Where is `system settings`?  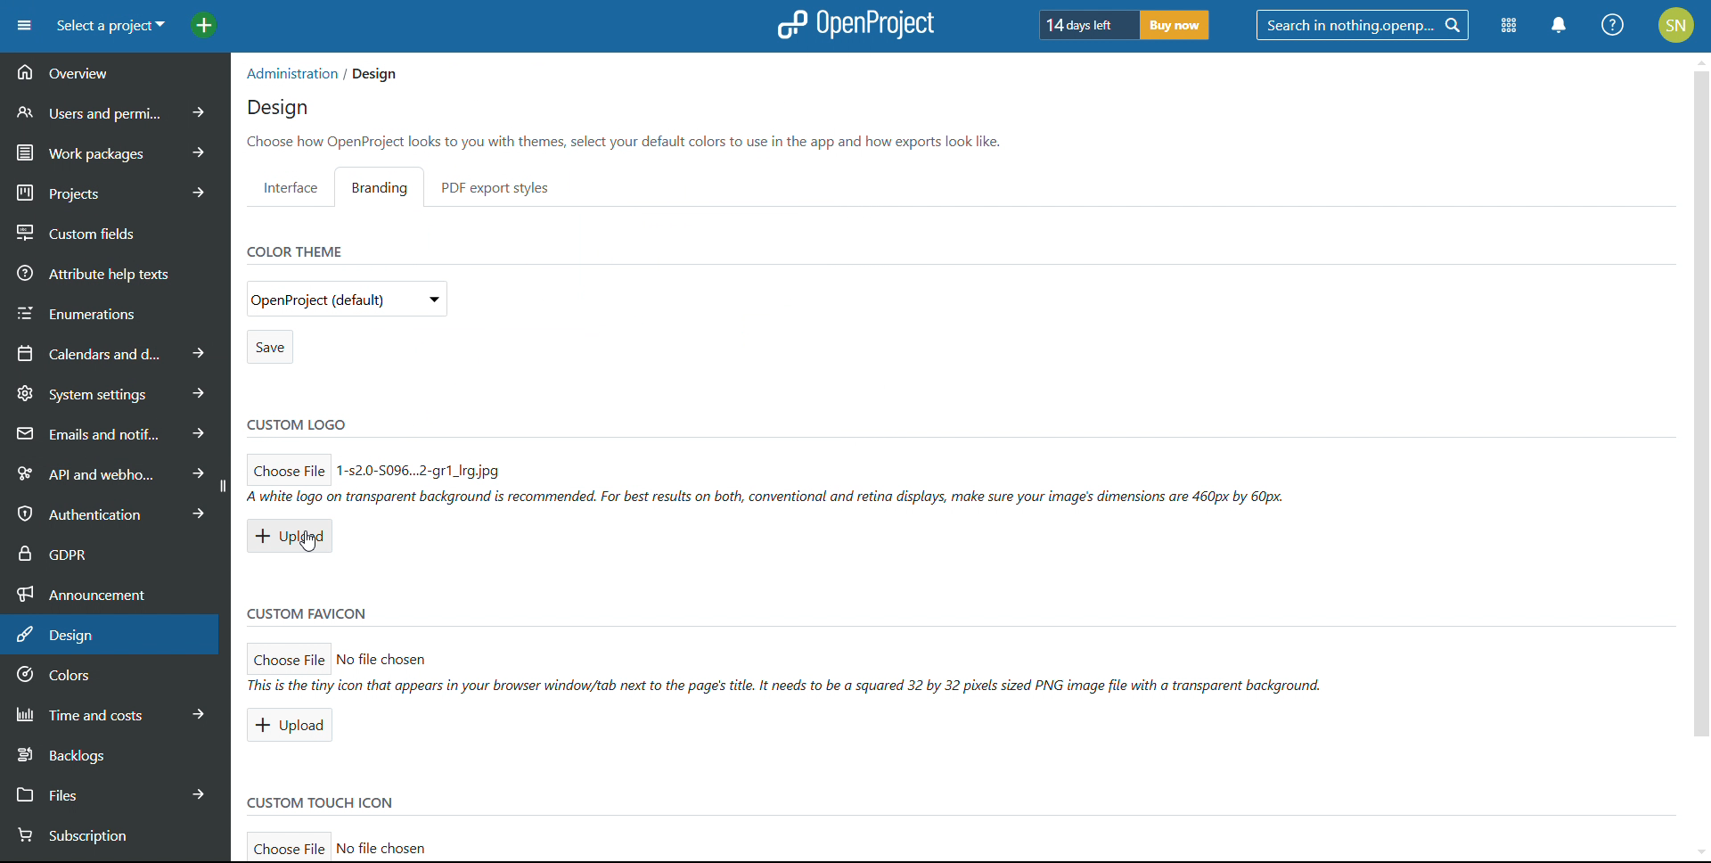 system settings is located at coordinates (114, 392).